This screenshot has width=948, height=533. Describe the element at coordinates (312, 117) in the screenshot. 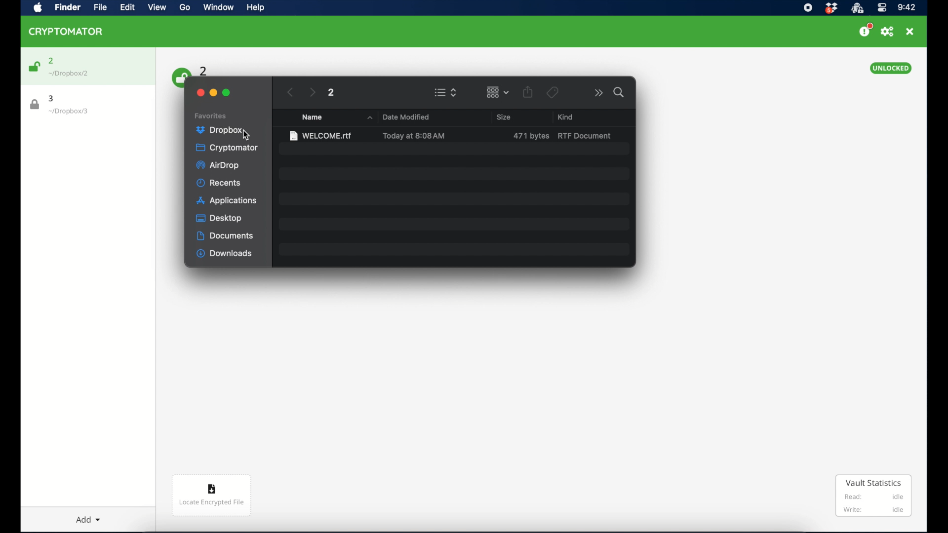

I see `name` at that location.